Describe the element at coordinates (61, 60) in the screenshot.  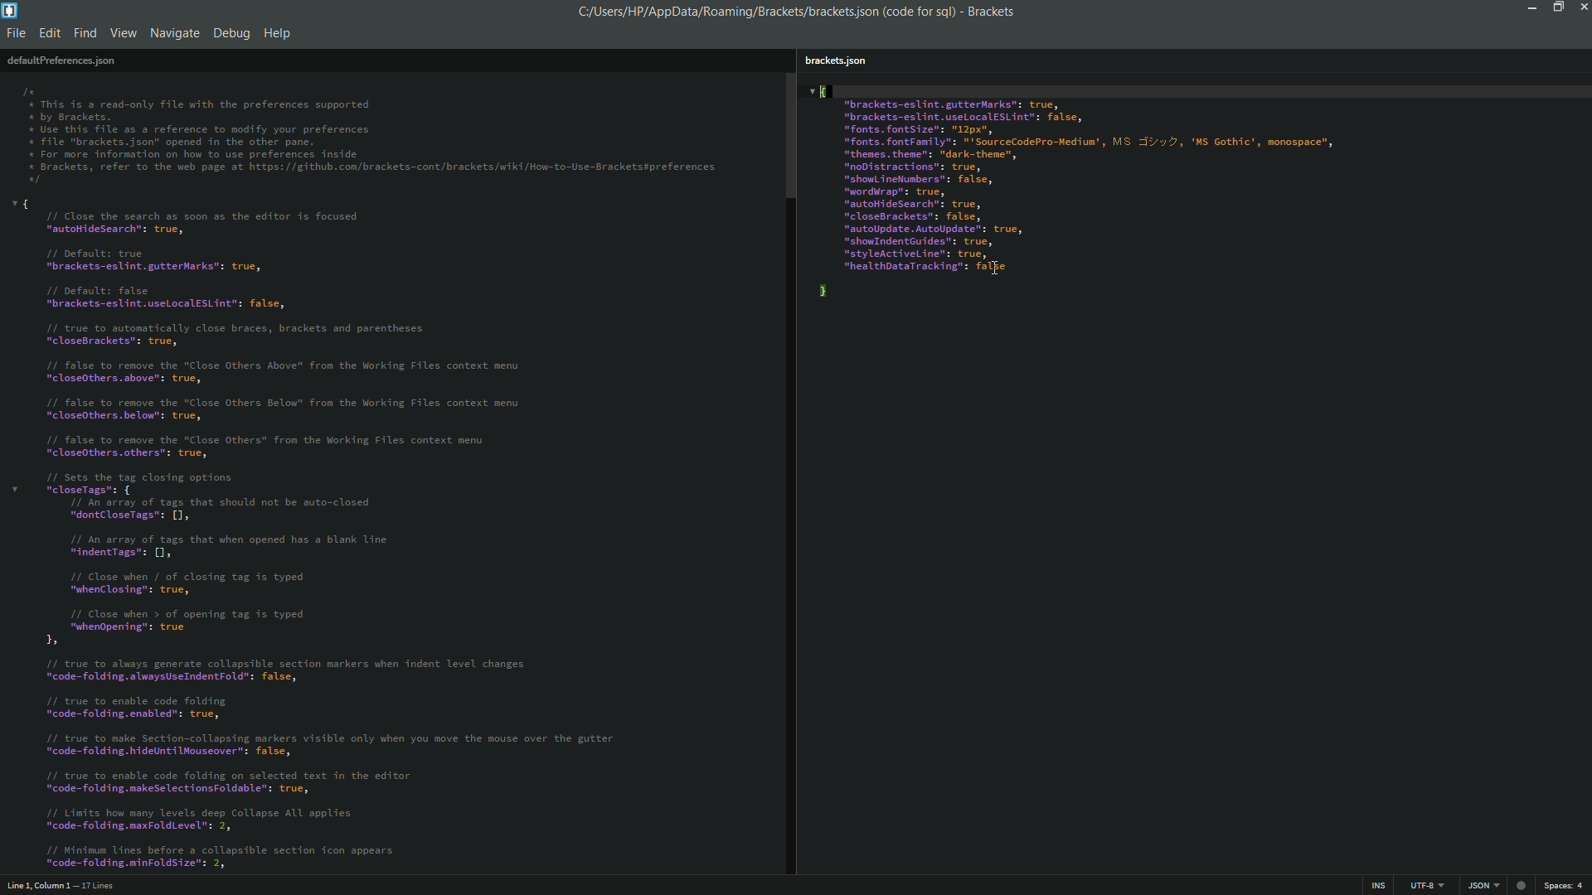
I see `Defaultpreferences.json` at that location.